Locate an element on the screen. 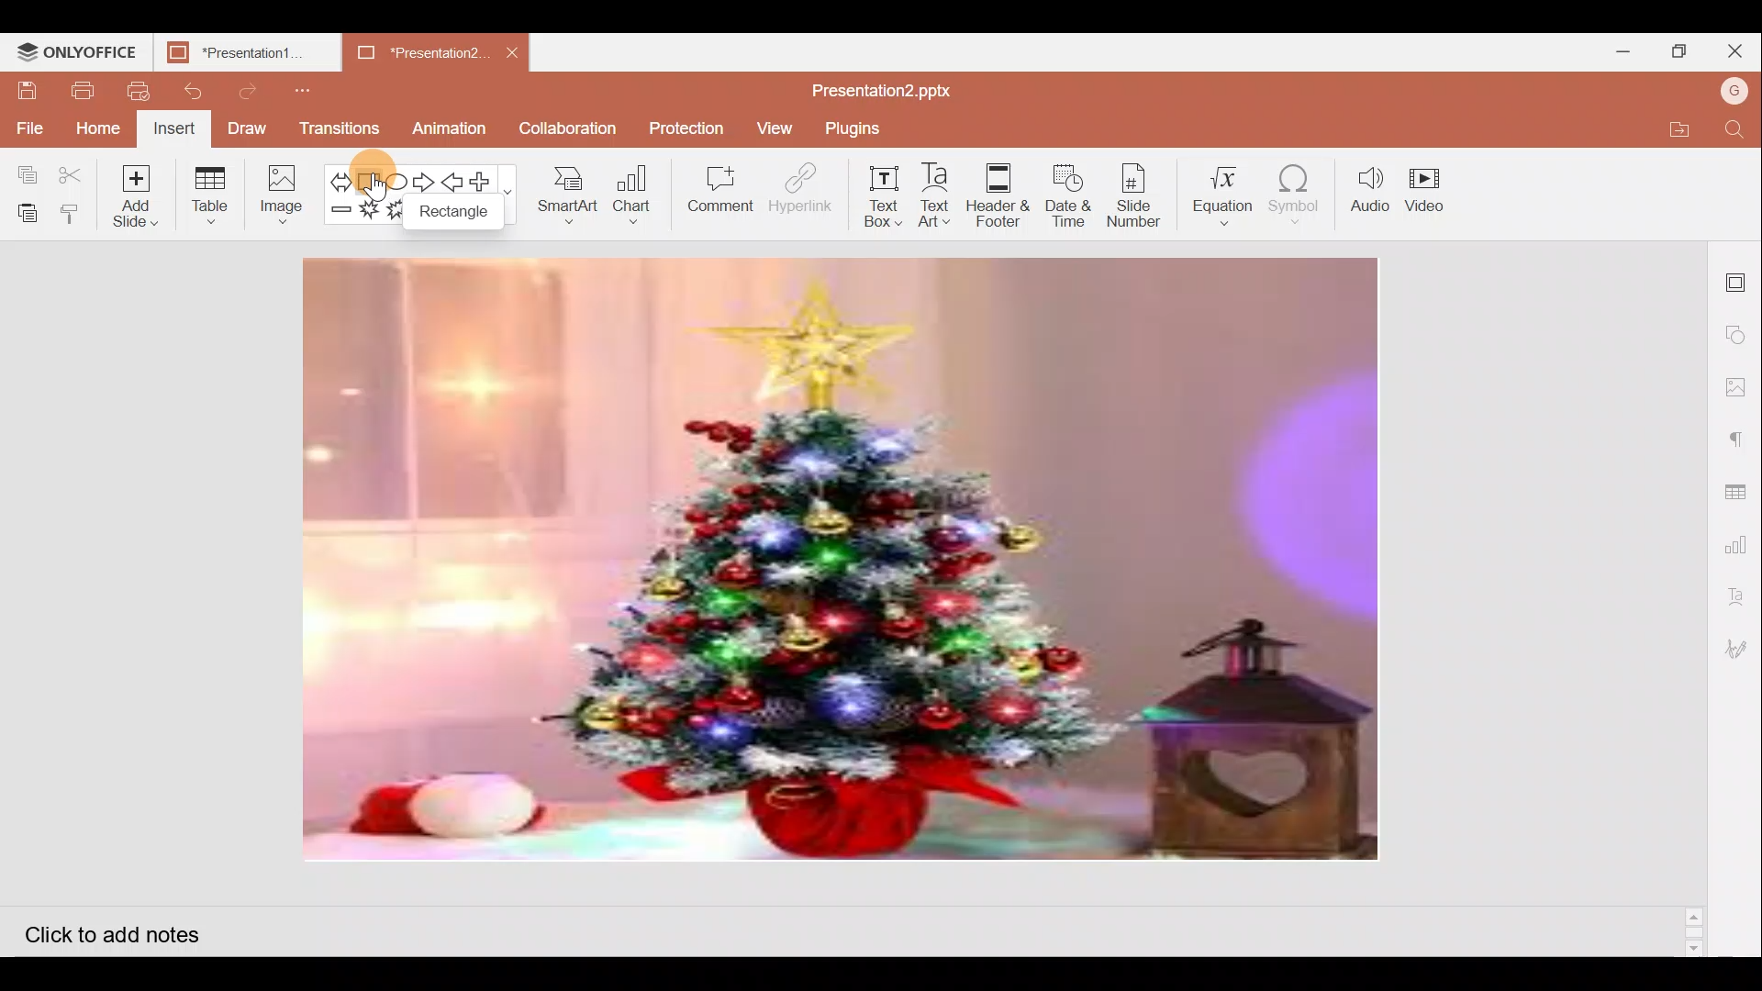 The image size is (1762, 991). Image settings is located at coordinates (1741, 387).